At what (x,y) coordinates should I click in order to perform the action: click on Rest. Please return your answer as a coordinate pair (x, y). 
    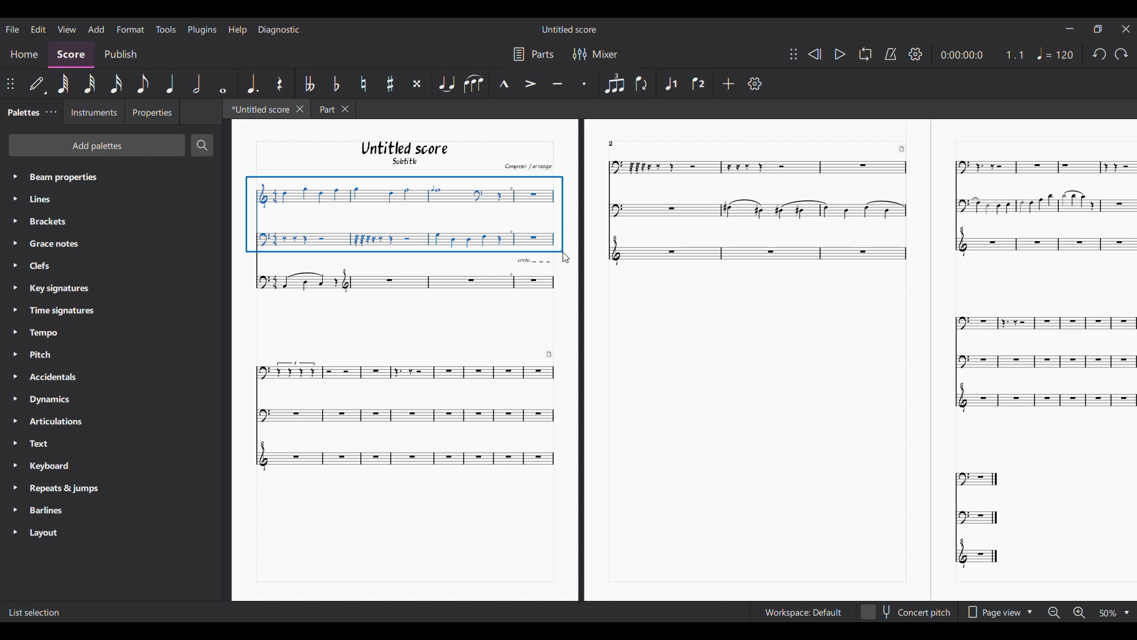
    Looking at the image, I should click on (280, 83).